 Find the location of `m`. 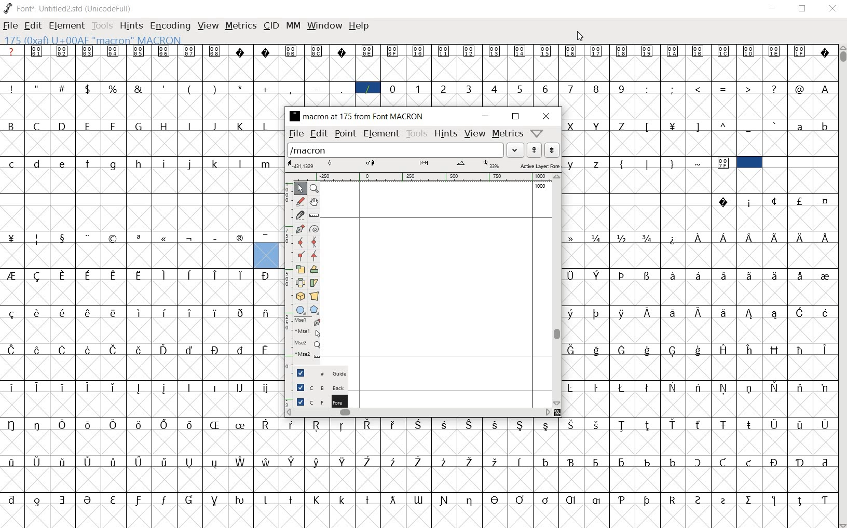

m is located at coordinates (267, 163).